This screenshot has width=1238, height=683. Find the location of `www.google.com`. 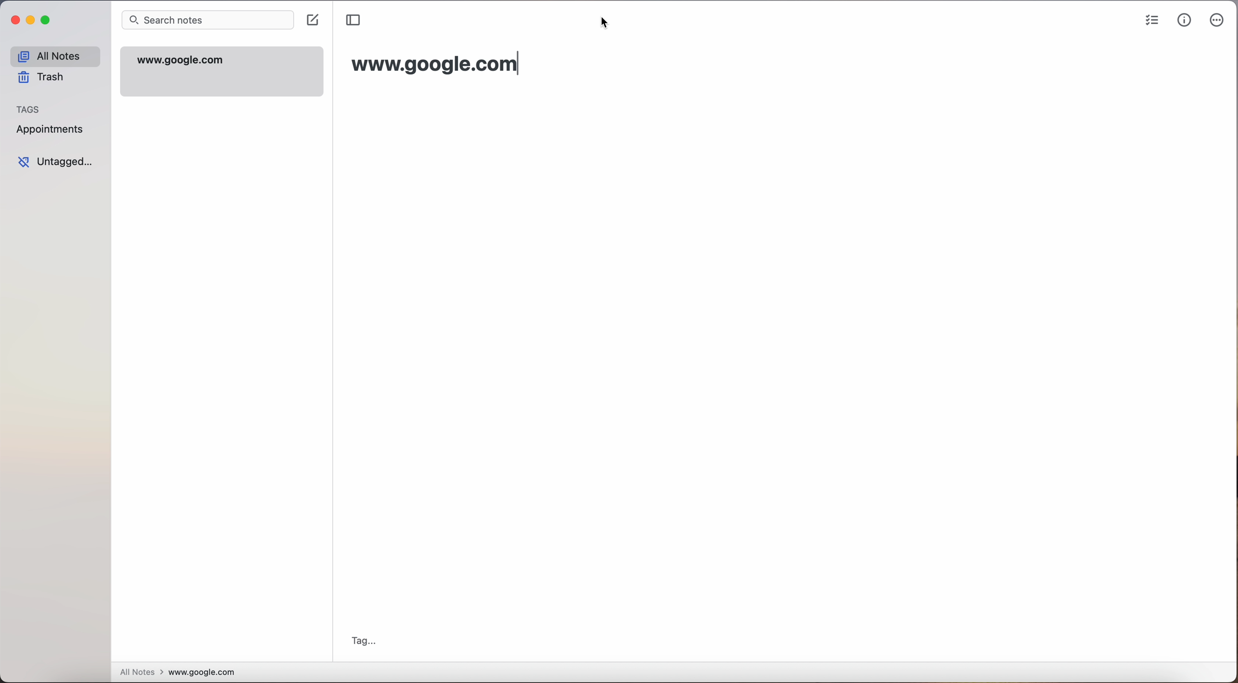

www.google.com is located at coordinates (222, 72).